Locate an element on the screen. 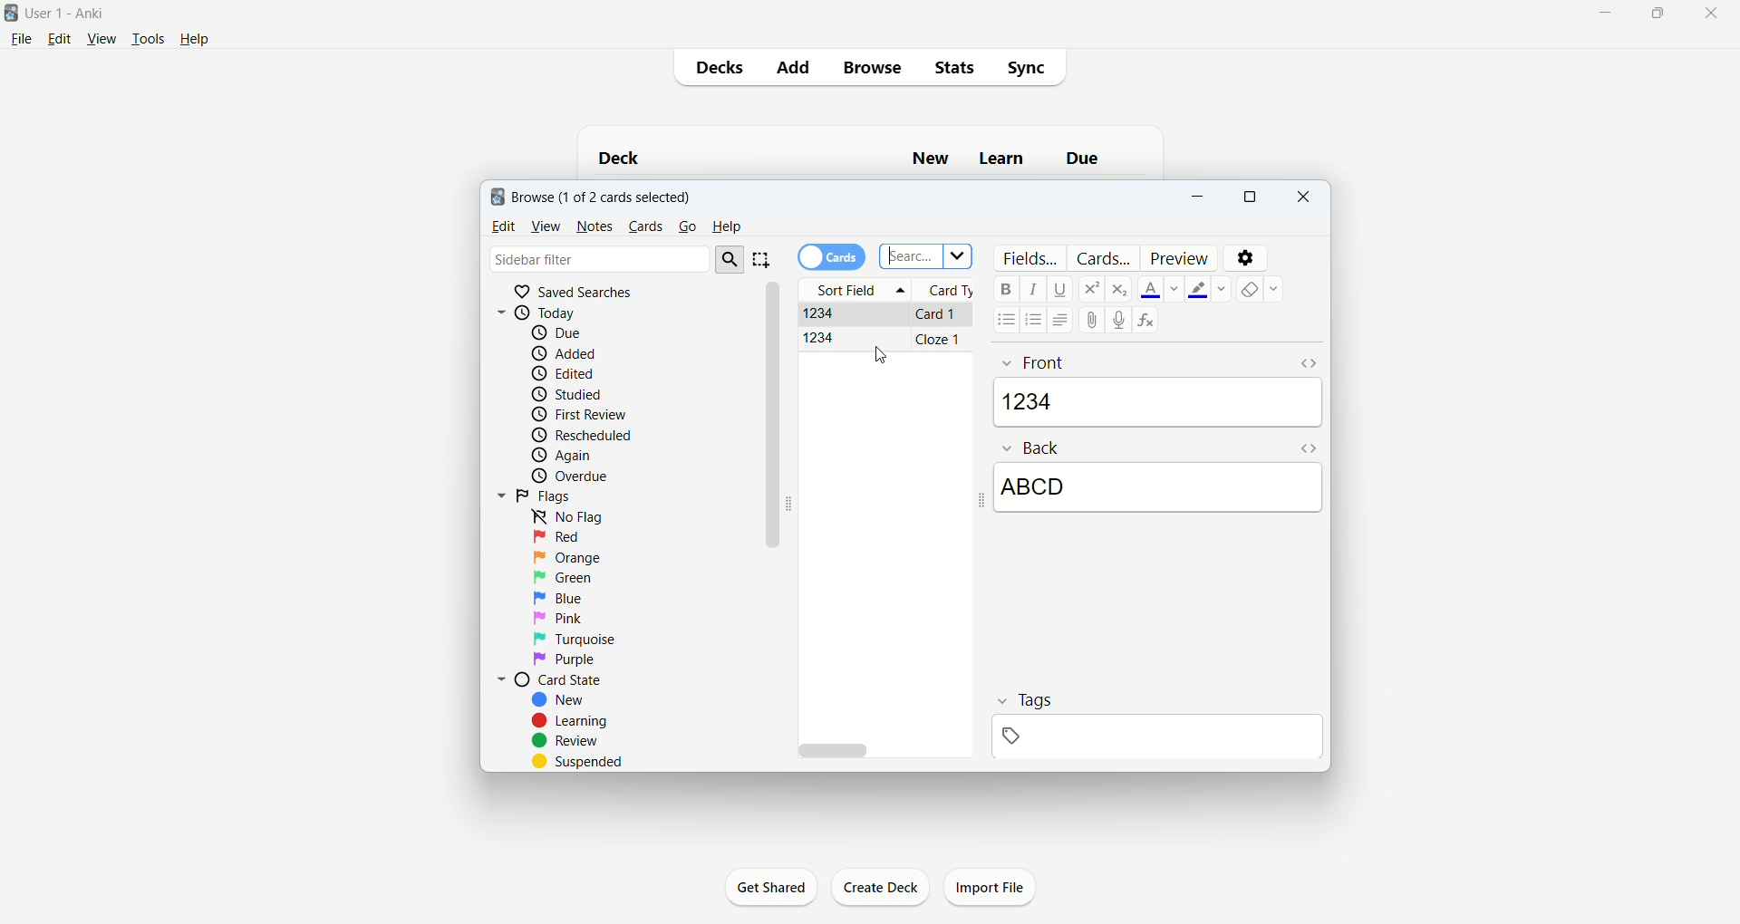 This screenshot has height=924, width=1740. italics is located at coordinates (1034, 289).